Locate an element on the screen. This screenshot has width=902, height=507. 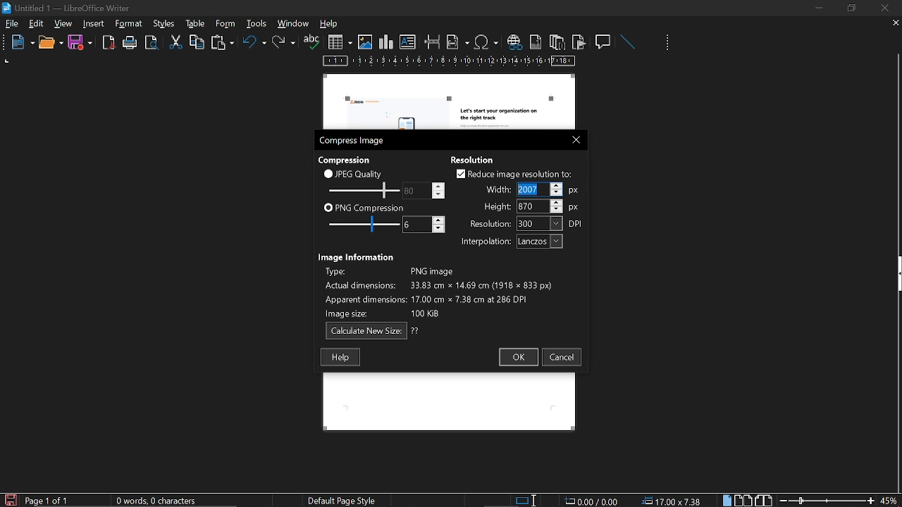
height is located at coordinates (531, 206).